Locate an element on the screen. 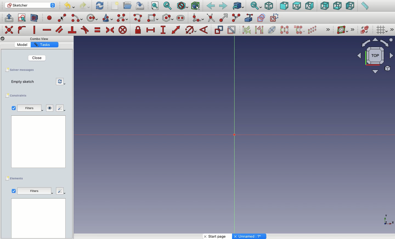  carbon copy is located at coordinates (262, 18).